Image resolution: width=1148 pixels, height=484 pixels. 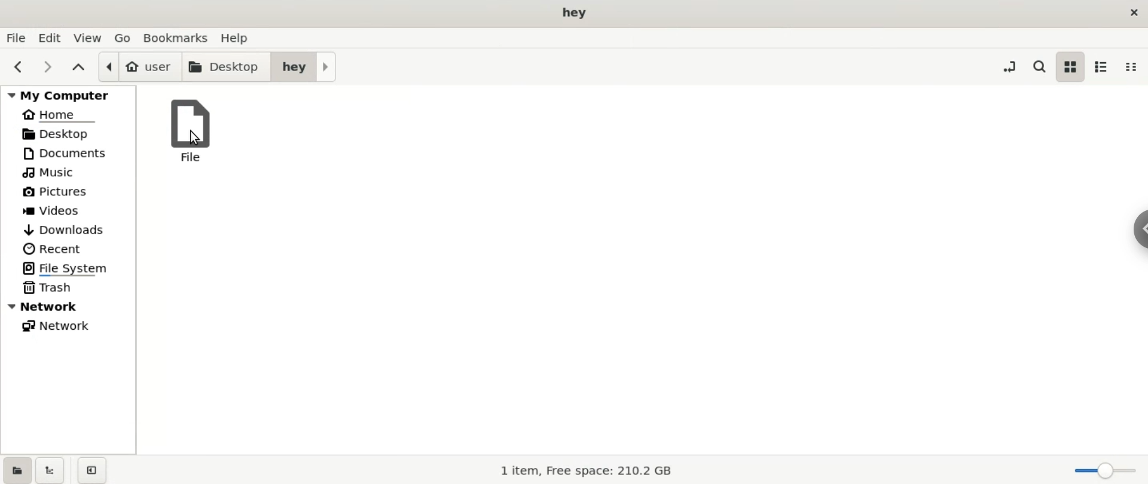 What do you see at coordinates (68, 154) in the screenshot?
I see `documents` at bounding box center [68, 154].